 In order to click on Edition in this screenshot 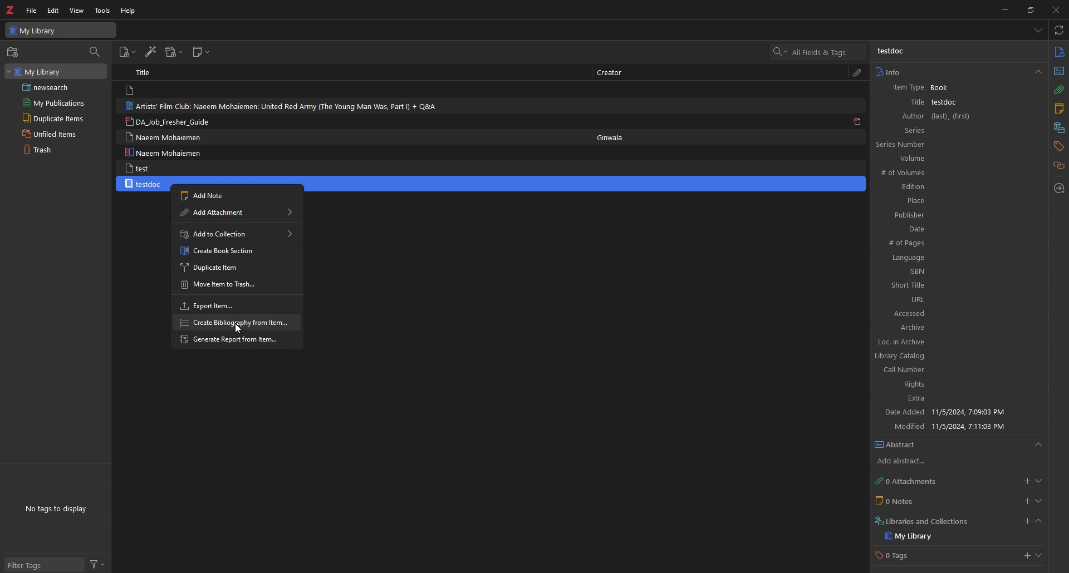, I will do `click(950, 187)`.